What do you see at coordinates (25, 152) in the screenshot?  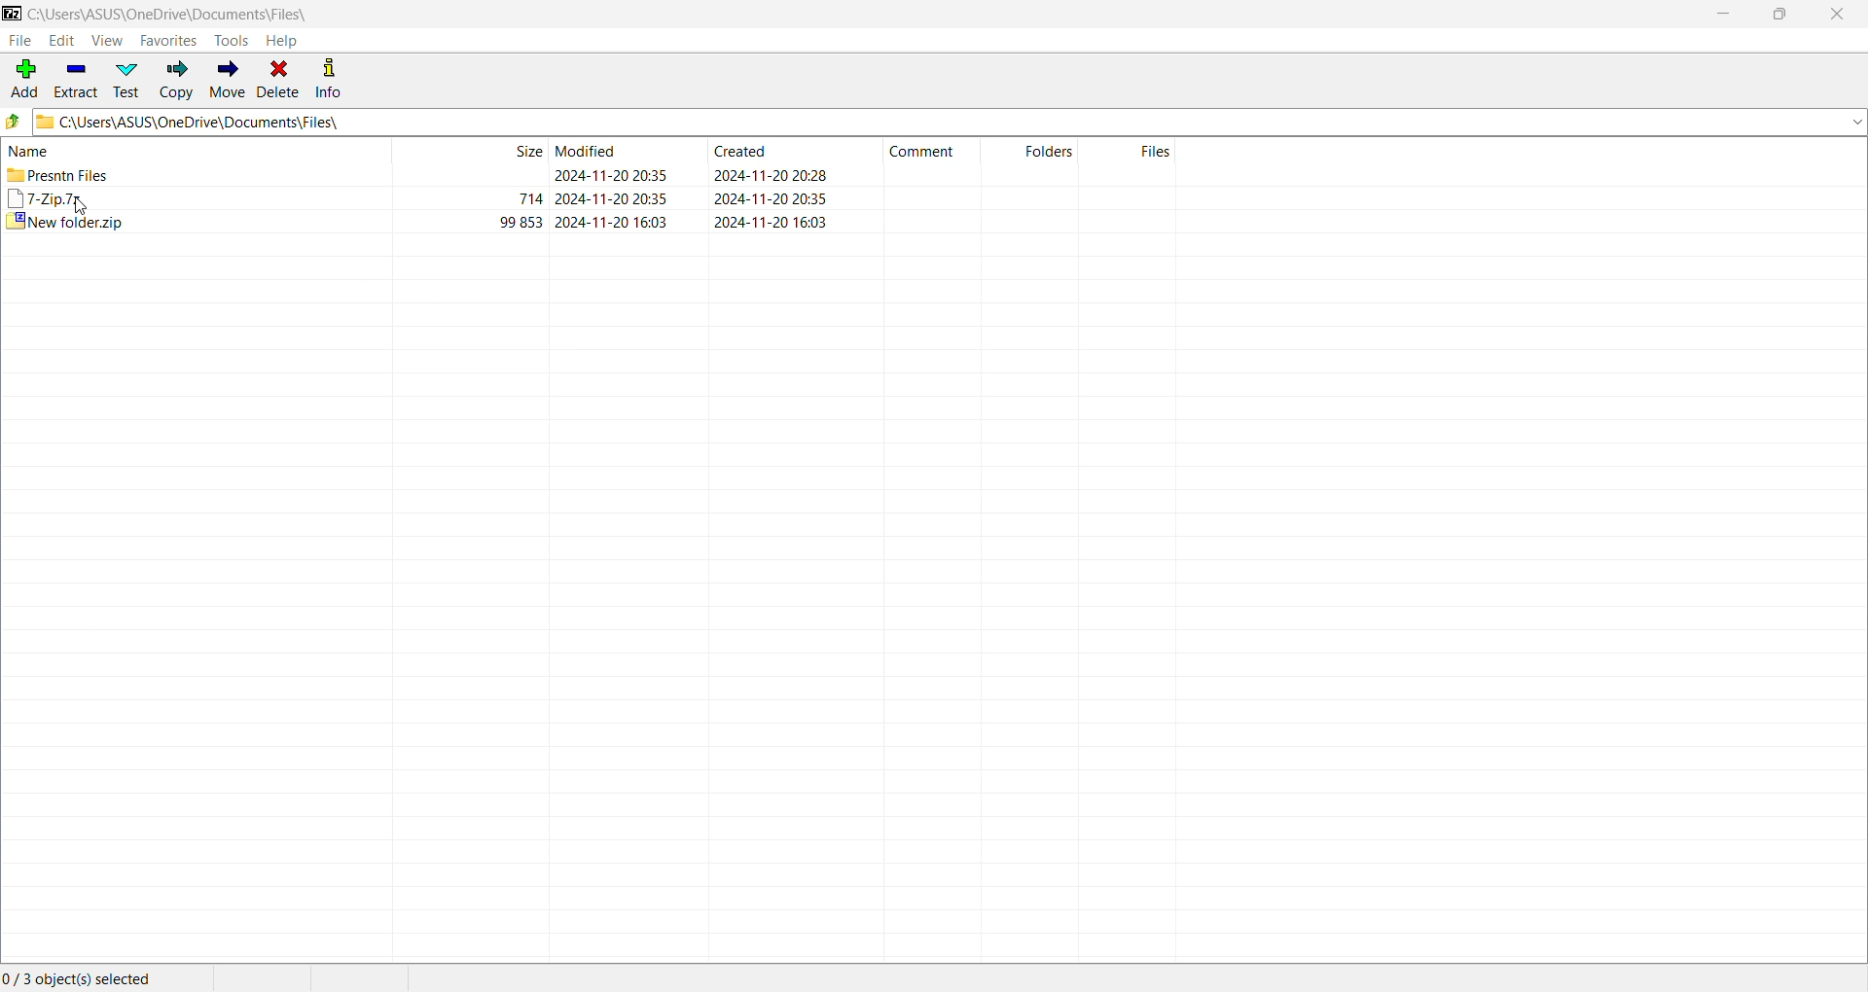 I see `Name` at bounding box center [25, 152].